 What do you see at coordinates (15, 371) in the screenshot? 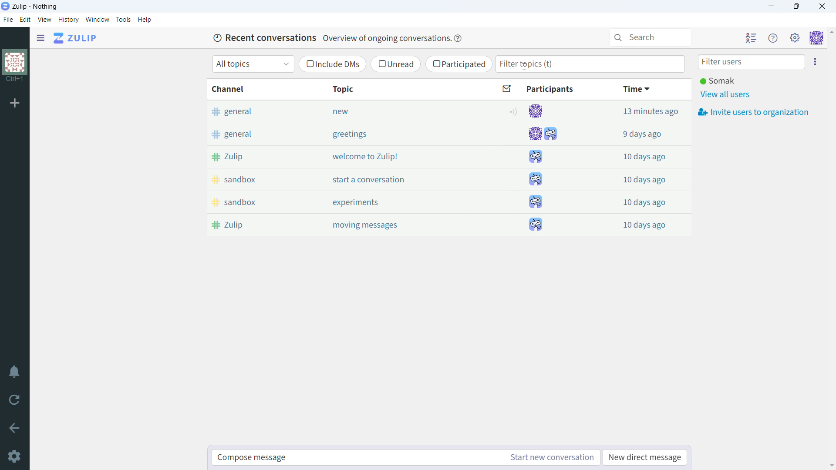
I see `enable do not disturb` at bounding box center [15, 371].